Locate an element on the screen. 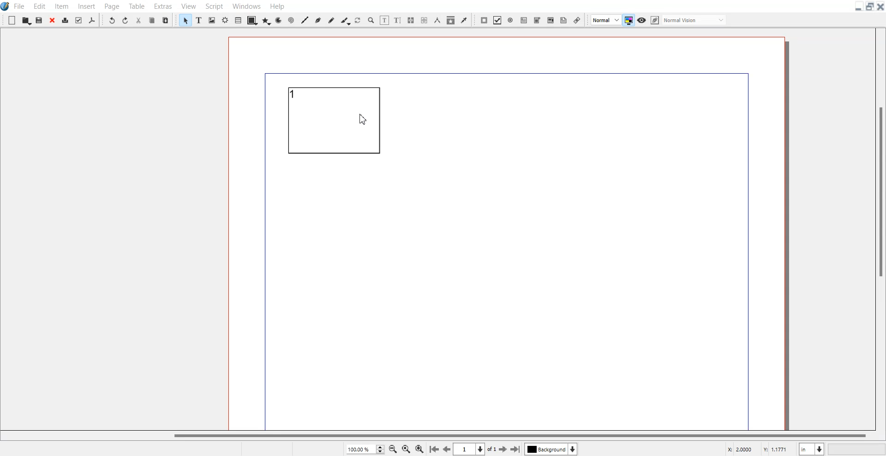  Windows is located at coordinates (246, 6).